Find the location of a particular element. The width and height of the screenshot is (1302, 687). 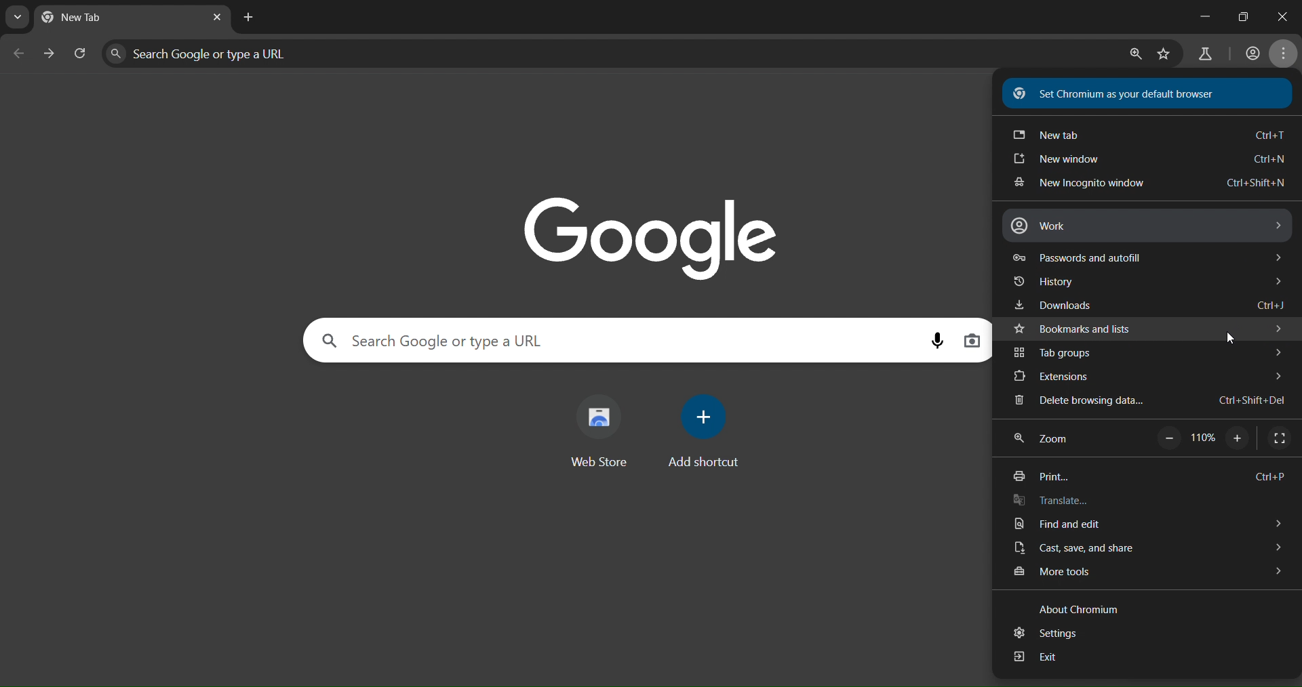

bookmark page is located at coordinates (1165, 55).